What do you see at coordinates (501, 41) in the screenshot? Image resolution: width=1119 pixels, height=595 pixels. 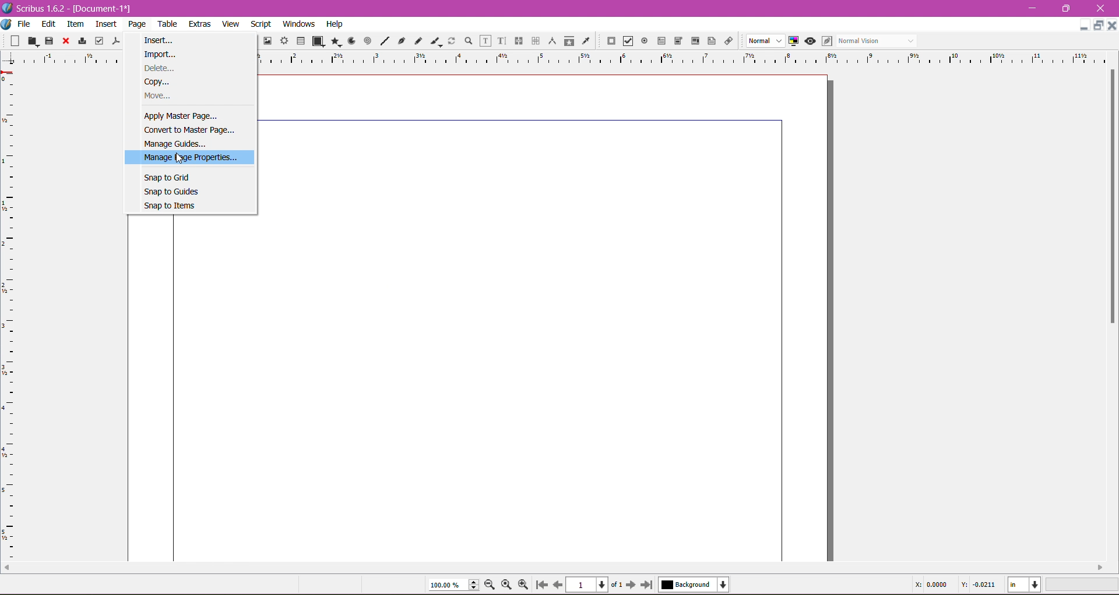 I see `Edit Text with Story Editor` at bounding box center [501, 41].